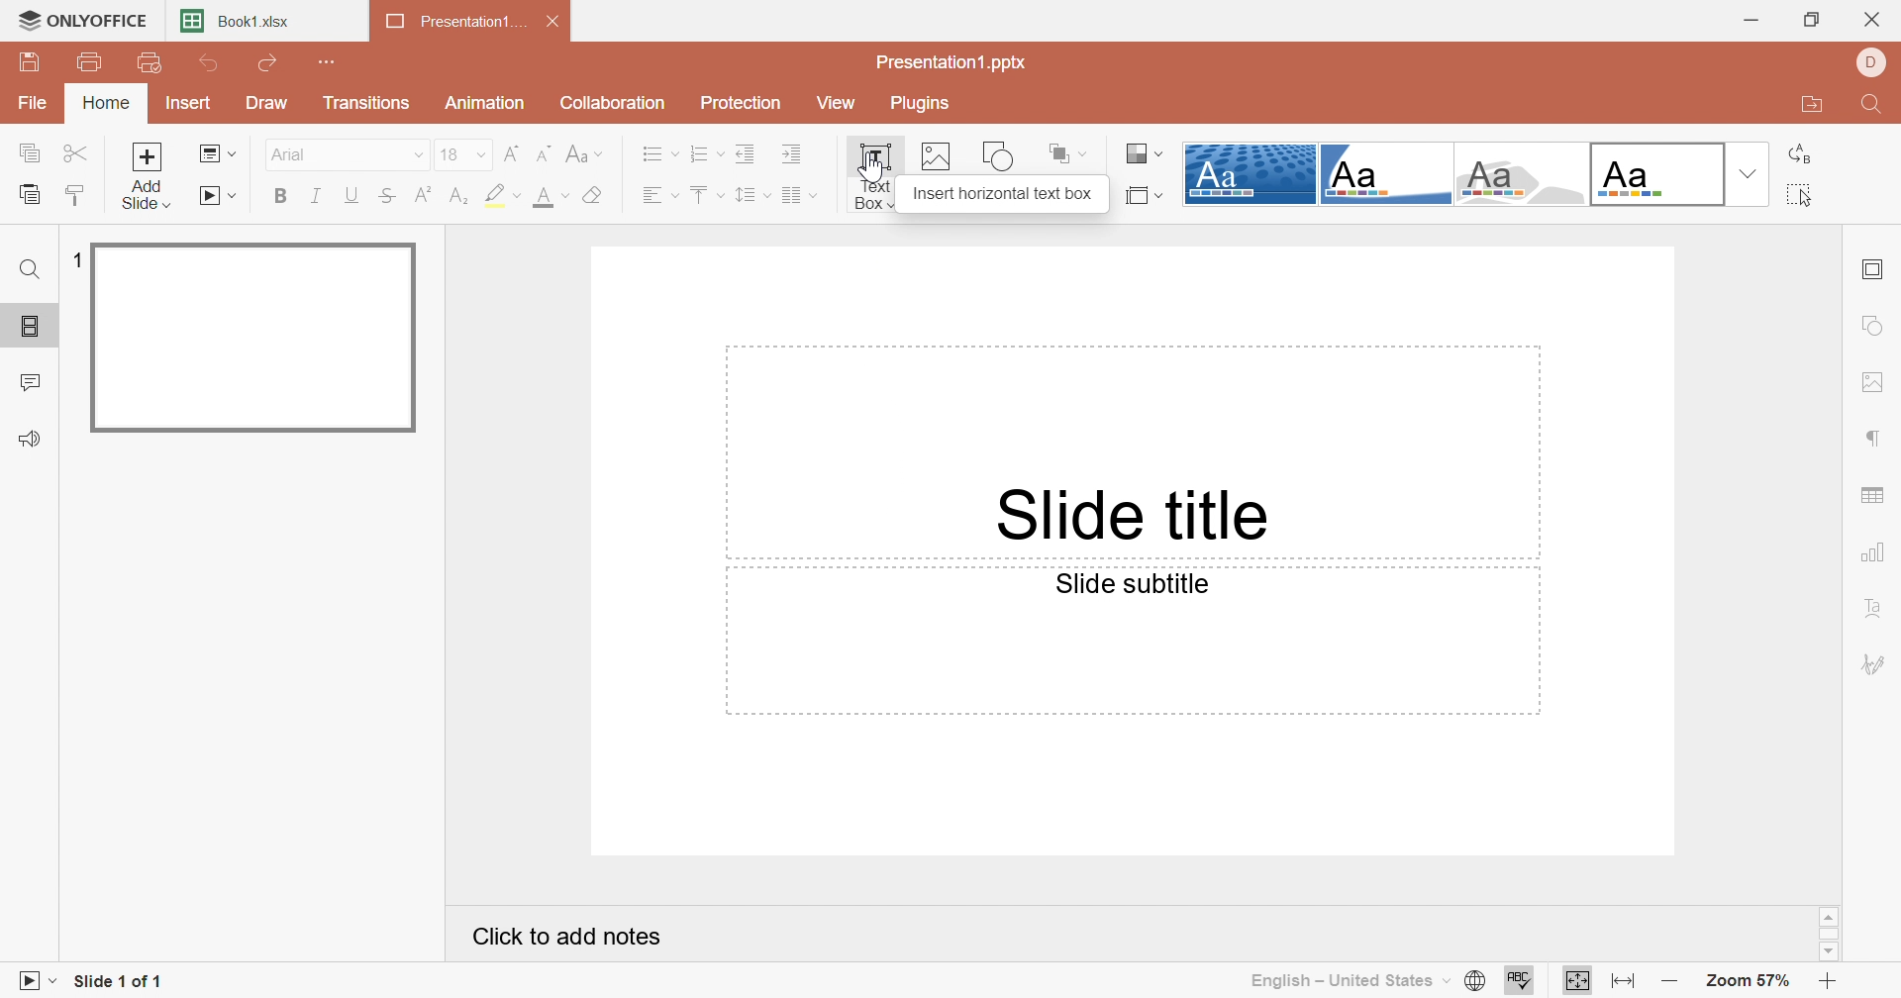  Describe the element at coordinates (452, 20) in the screenshot. I see `Presentation1...` at that location.